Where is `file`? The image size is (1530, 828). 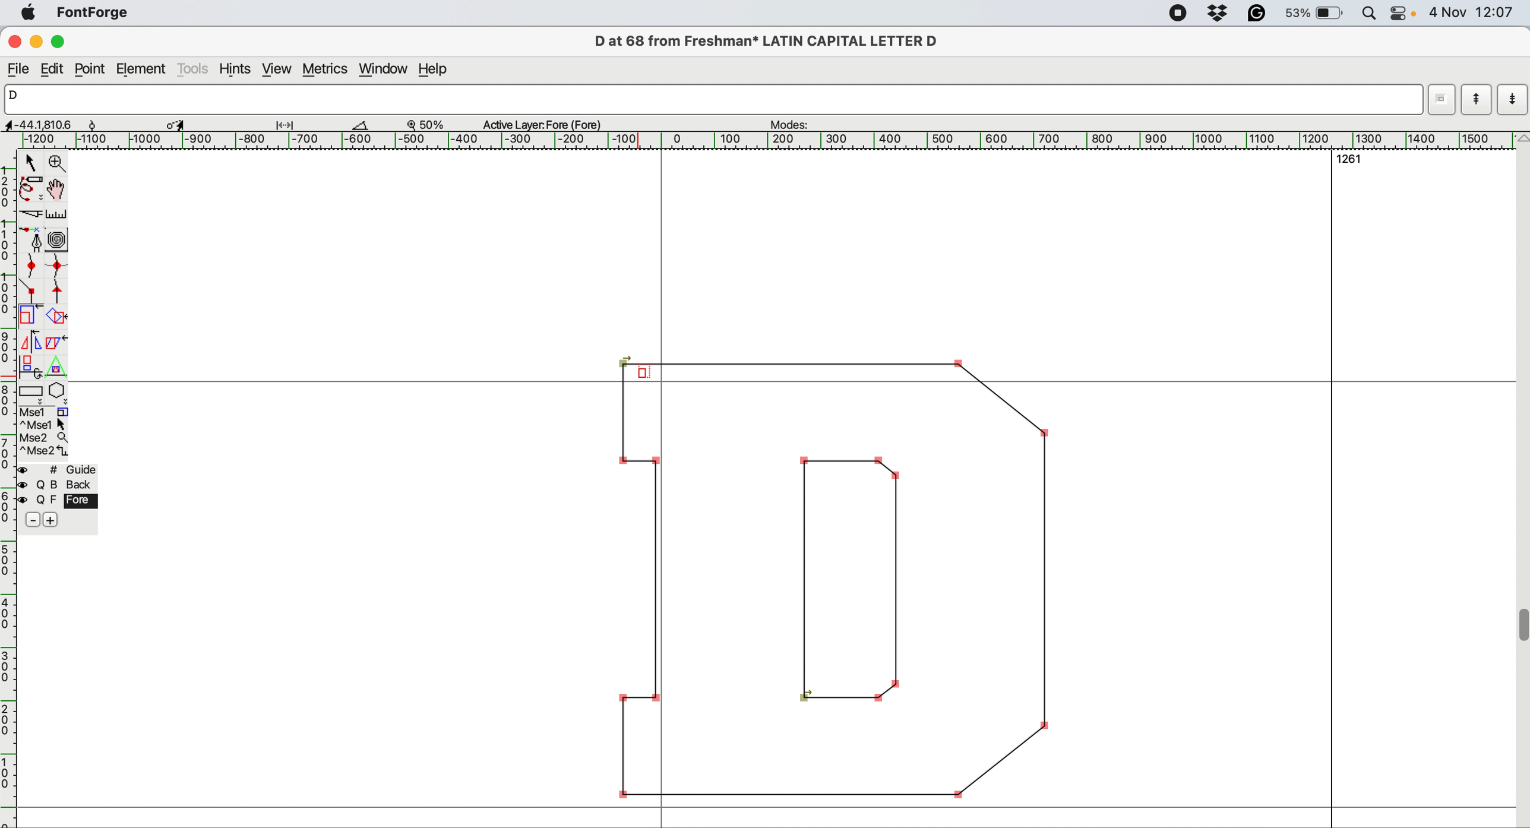 file is located at coordinates (19, 69).